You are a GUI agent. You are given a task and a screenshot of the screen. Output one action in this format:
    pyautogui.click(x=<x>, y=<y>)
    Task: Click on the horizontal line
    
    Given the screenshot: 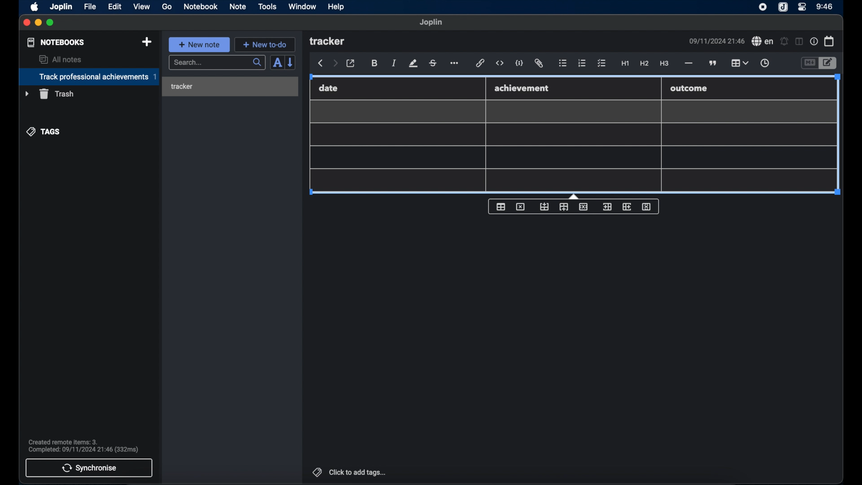 What is the action you would take?
    pyautogui.click(x=688, y=63)
    